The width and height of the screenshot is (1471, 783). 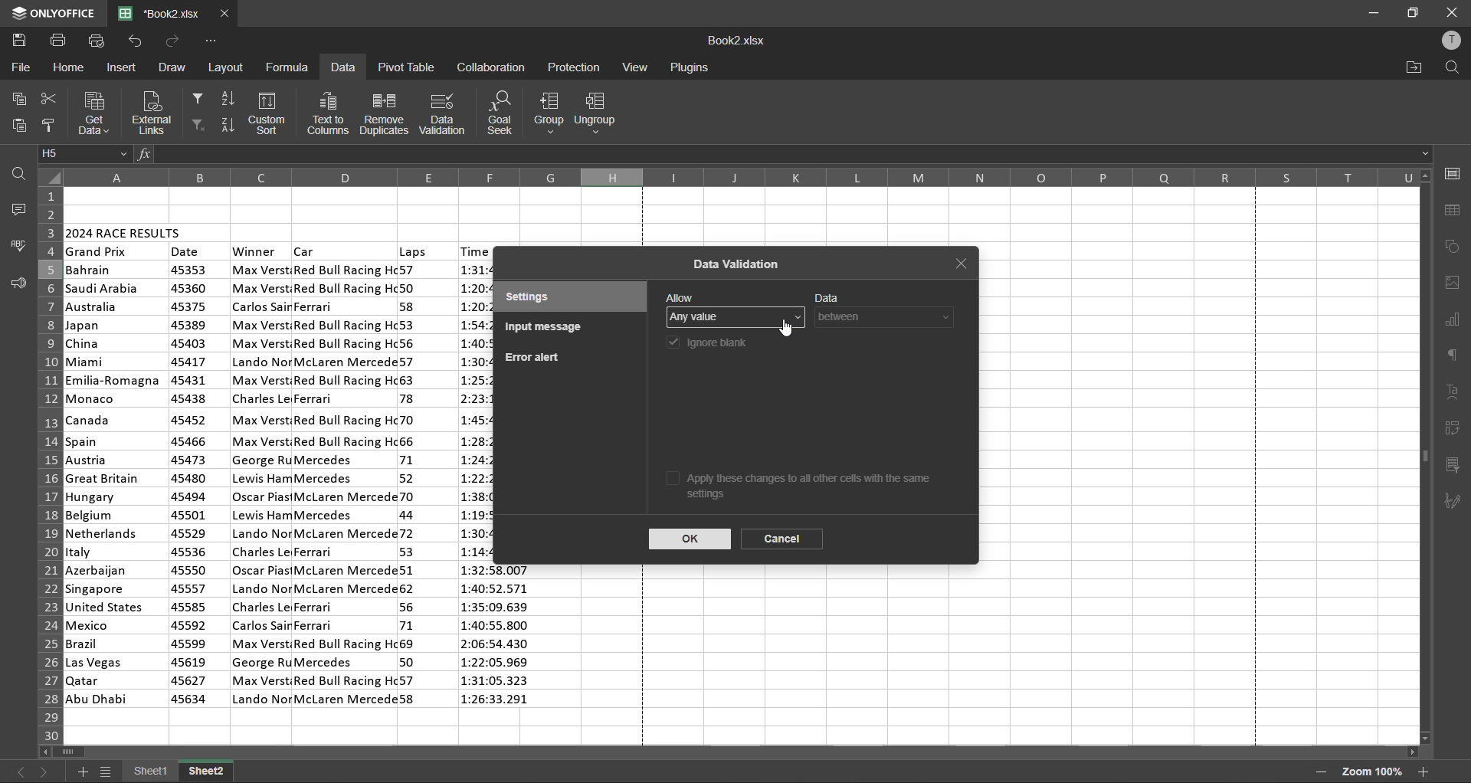 What do you see at coordinates (736, 42) in the screenshot?
I see `filename` at bounding box center [736, 42].